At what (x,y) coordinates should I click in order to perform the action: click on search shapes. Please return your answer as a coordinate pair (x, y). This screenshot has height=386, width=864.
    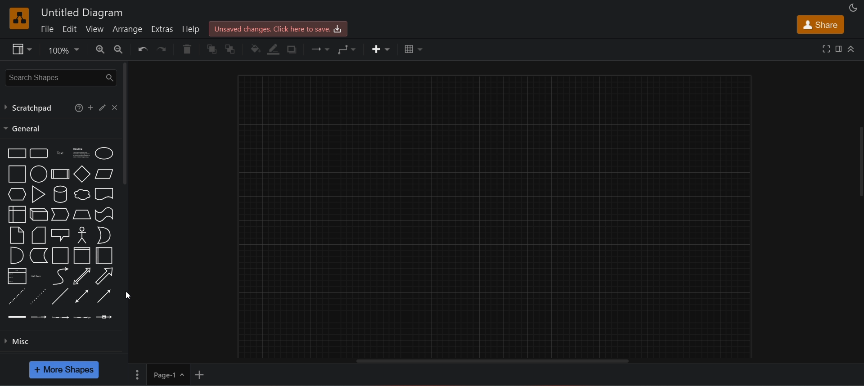
    Looking at the image, I should click on (59, 76).